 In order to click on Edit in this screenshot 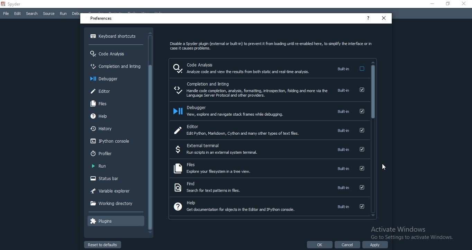, I will do `click(17, 14)`.